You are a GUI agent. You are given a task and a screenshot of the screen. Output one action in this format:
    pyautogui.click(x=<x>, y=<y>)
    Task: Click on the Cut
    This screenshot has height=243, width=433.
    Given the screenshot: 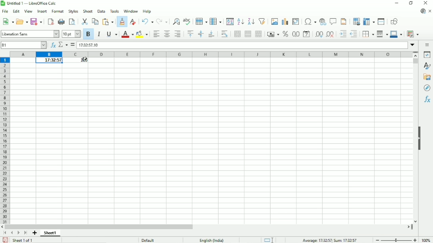 What is the action you would take?
    pyautogui.click(x=85, y=21)
    